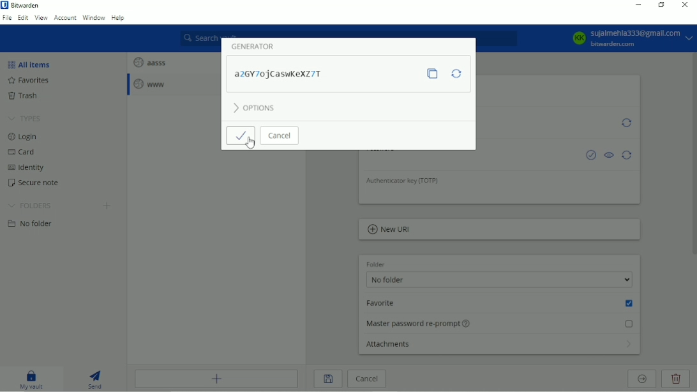 This screenshot has width=697, height=392. I want to click on No folder, so click(30, 224).